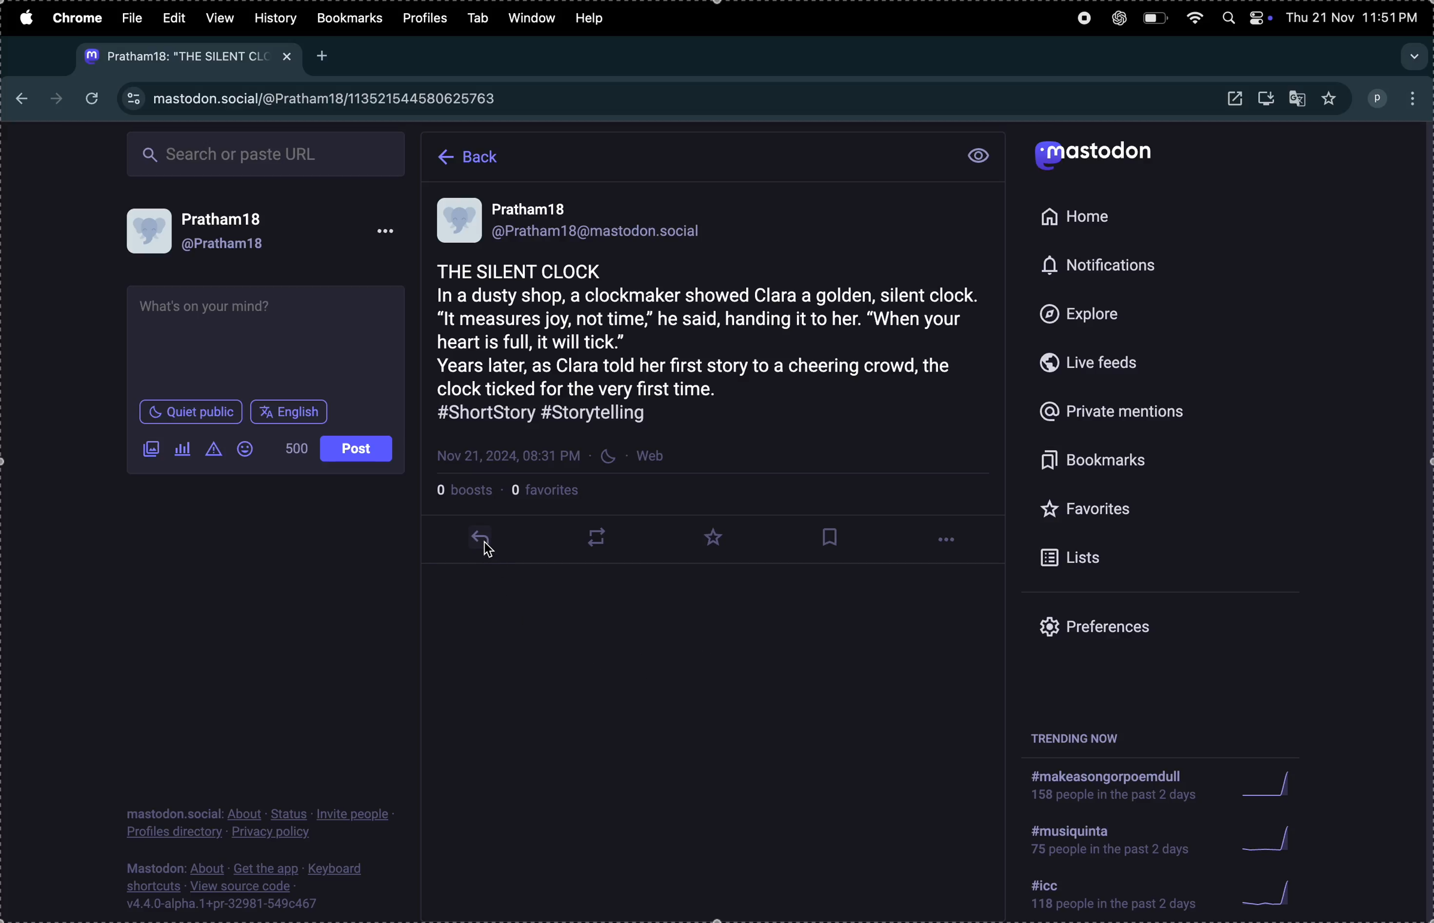 The height and width of the screenshot is (923, 1434). What do you see at coordinates (1301, 99) in the screenshot?
I see `translate` at bounding box center [1301, 99].